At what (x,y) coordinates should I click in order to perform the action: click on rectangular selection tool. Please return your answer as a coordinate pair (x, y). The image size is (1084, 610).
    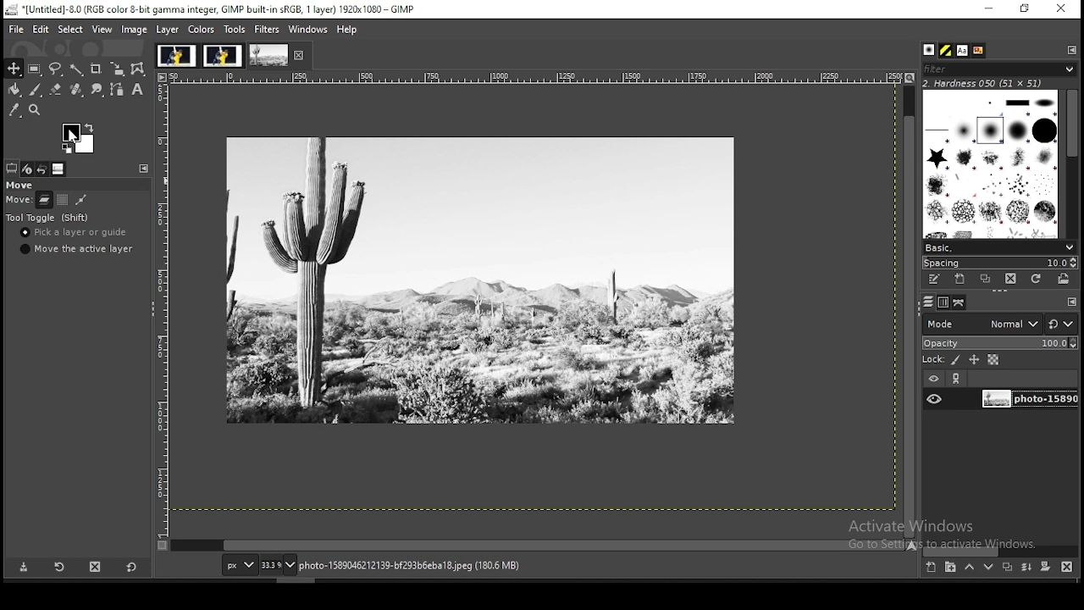
    Looking at the image, I should click on (35, 69).